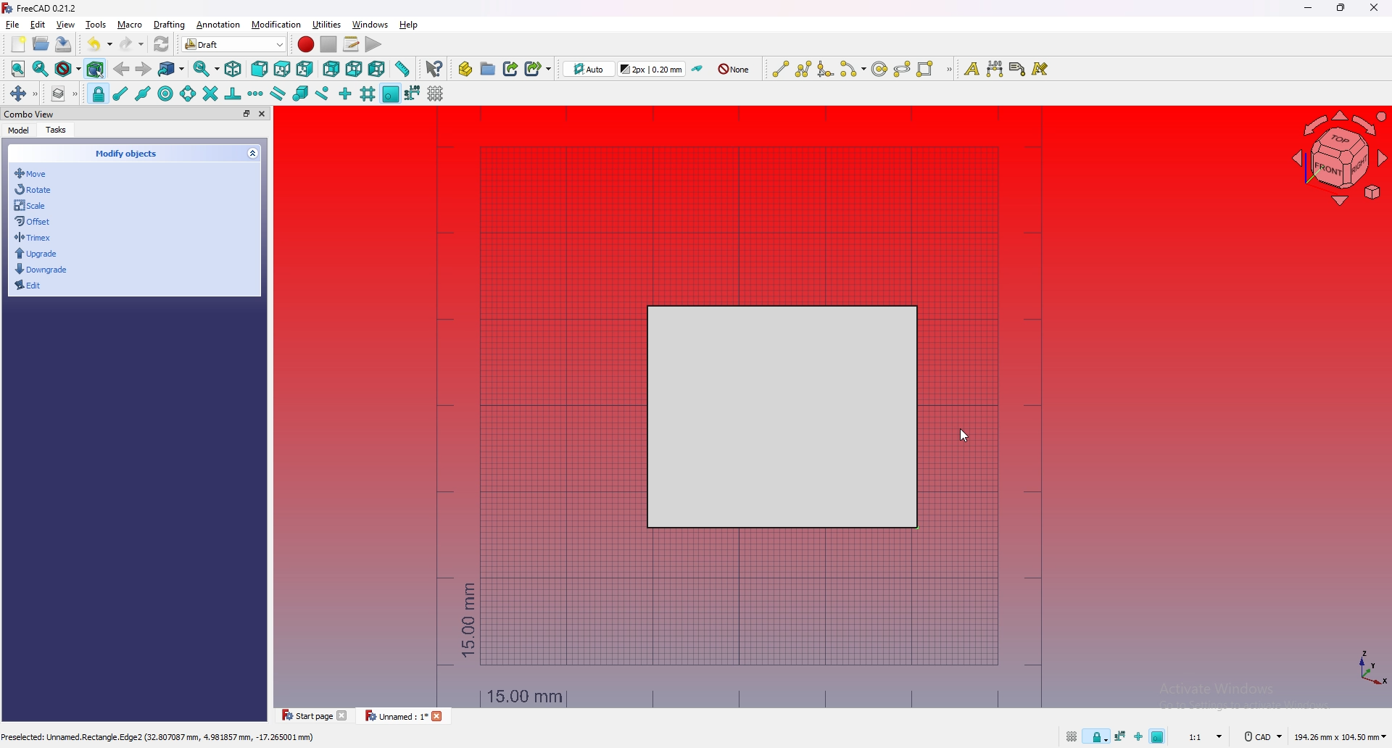  What do you see at coordinates (19, 44) in the screenshot?
I see `new` at bounding box center [19, 44].